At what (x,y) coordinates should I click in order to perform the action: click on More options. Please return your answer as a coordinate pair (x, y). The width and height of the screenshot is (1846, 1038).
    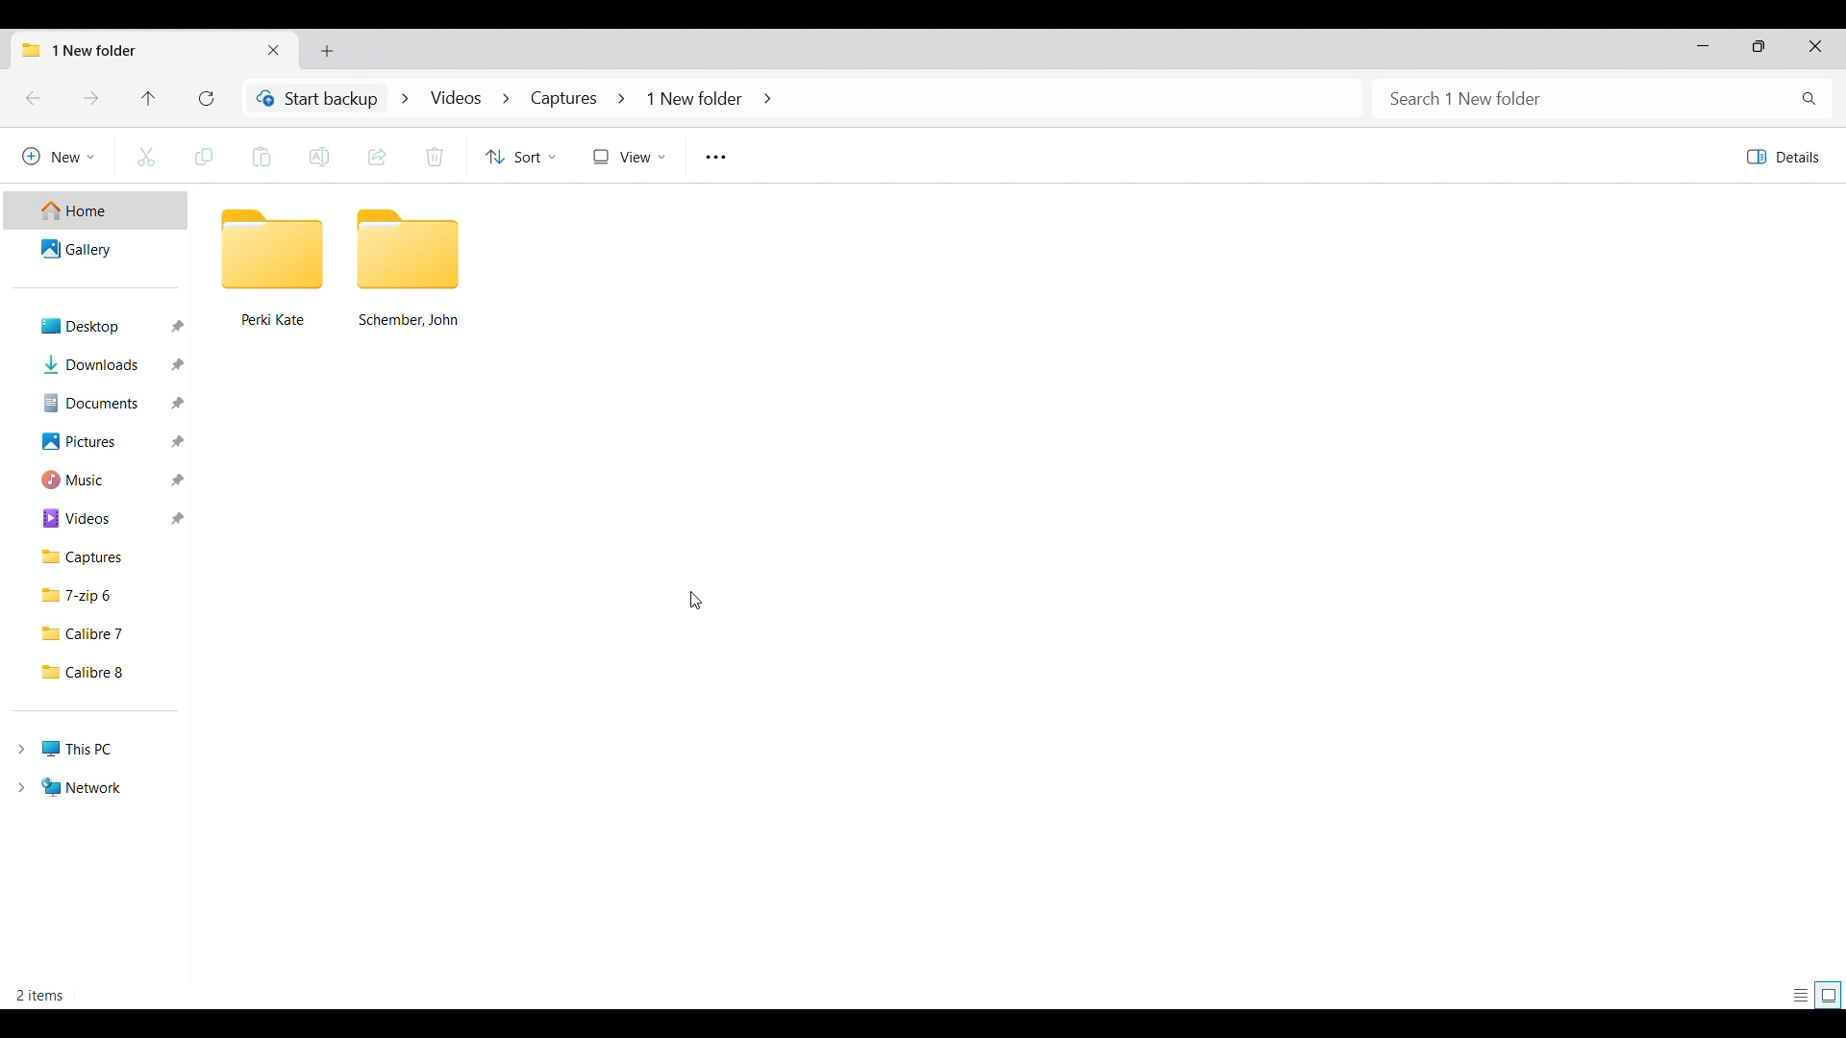
    Looking at the image, I should click on (714, 158).